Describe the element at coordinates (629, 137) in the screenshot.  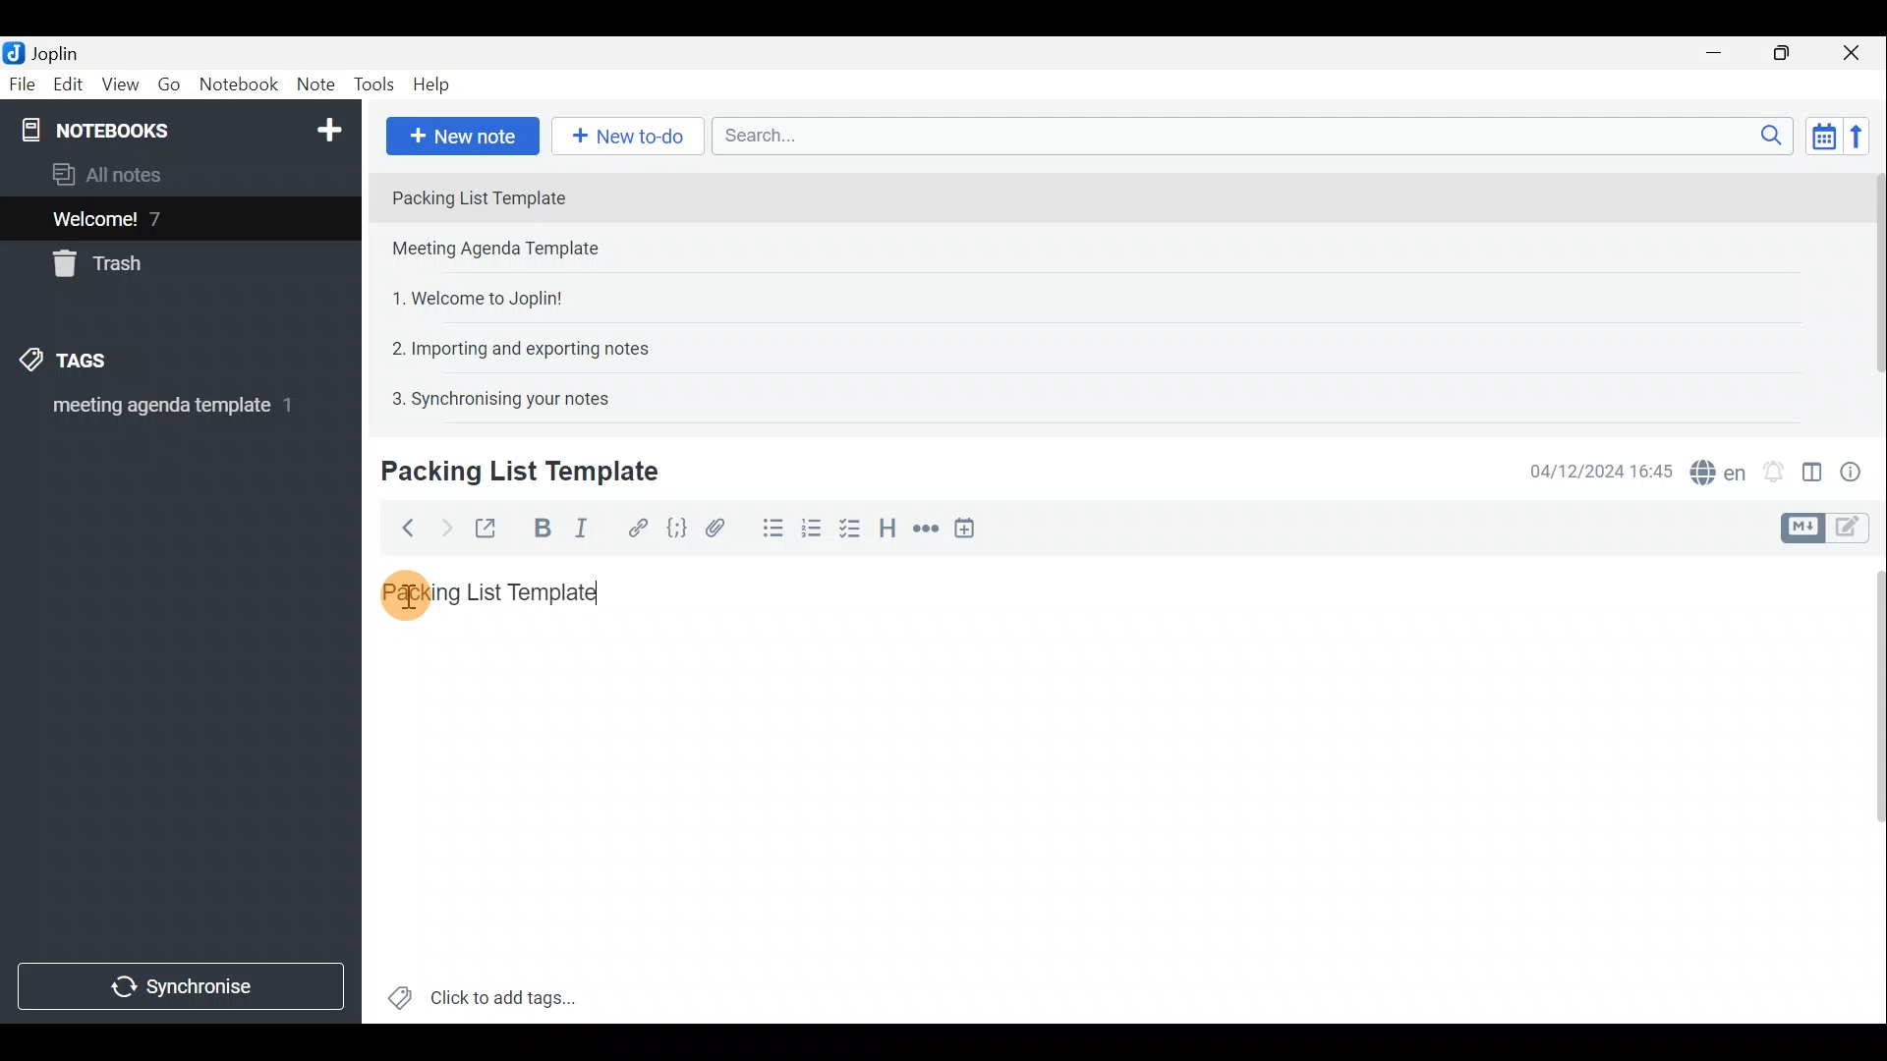
I see `New to-do` at that location.